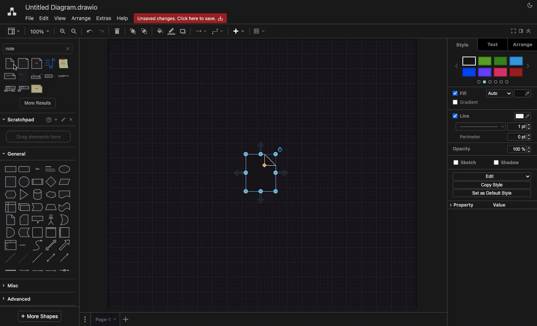 This screenshot has height=326, width=537. Describe the element at coordinates (470, 61) in the screenshot. I see `black` at that location.